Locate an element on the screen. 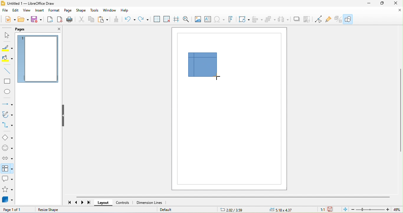  clone formatting is located at coordinates (117, 20).